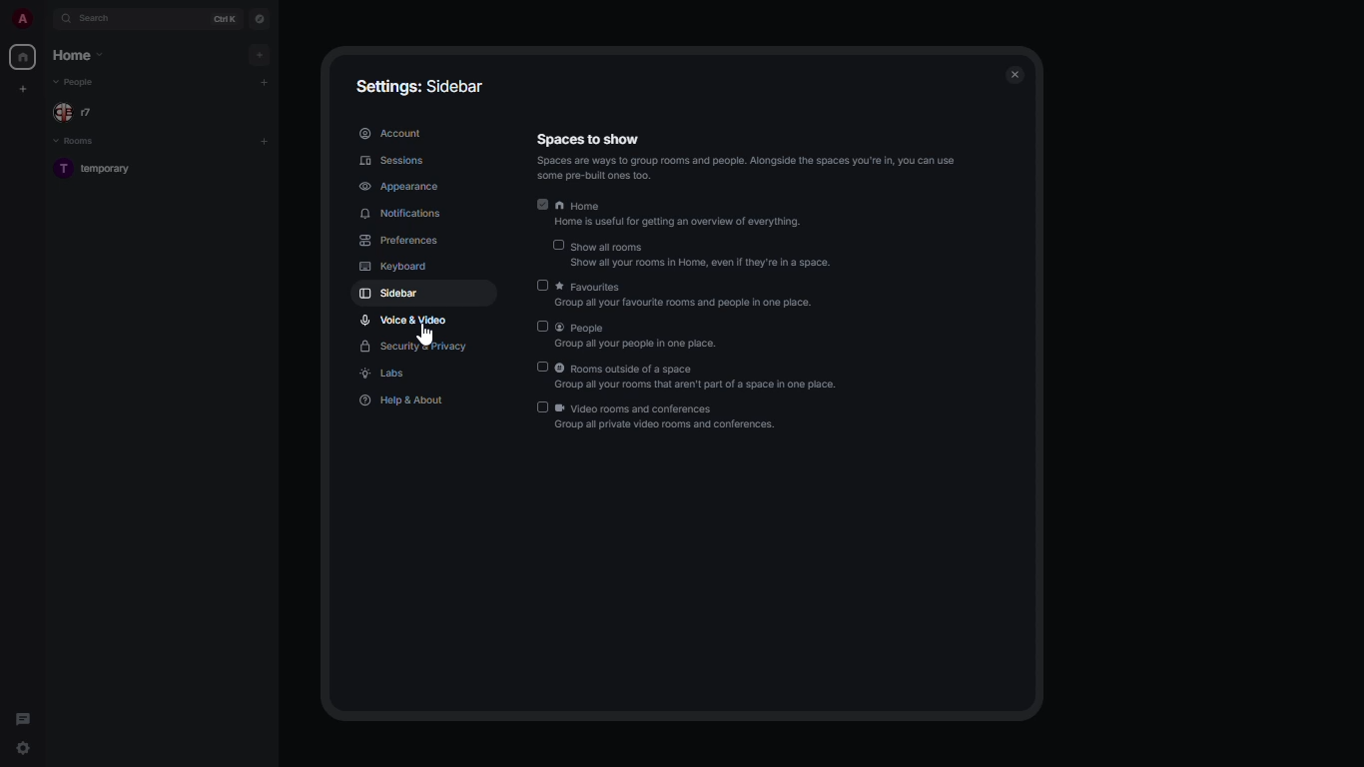  I want to click on threads, so click(25, 713).